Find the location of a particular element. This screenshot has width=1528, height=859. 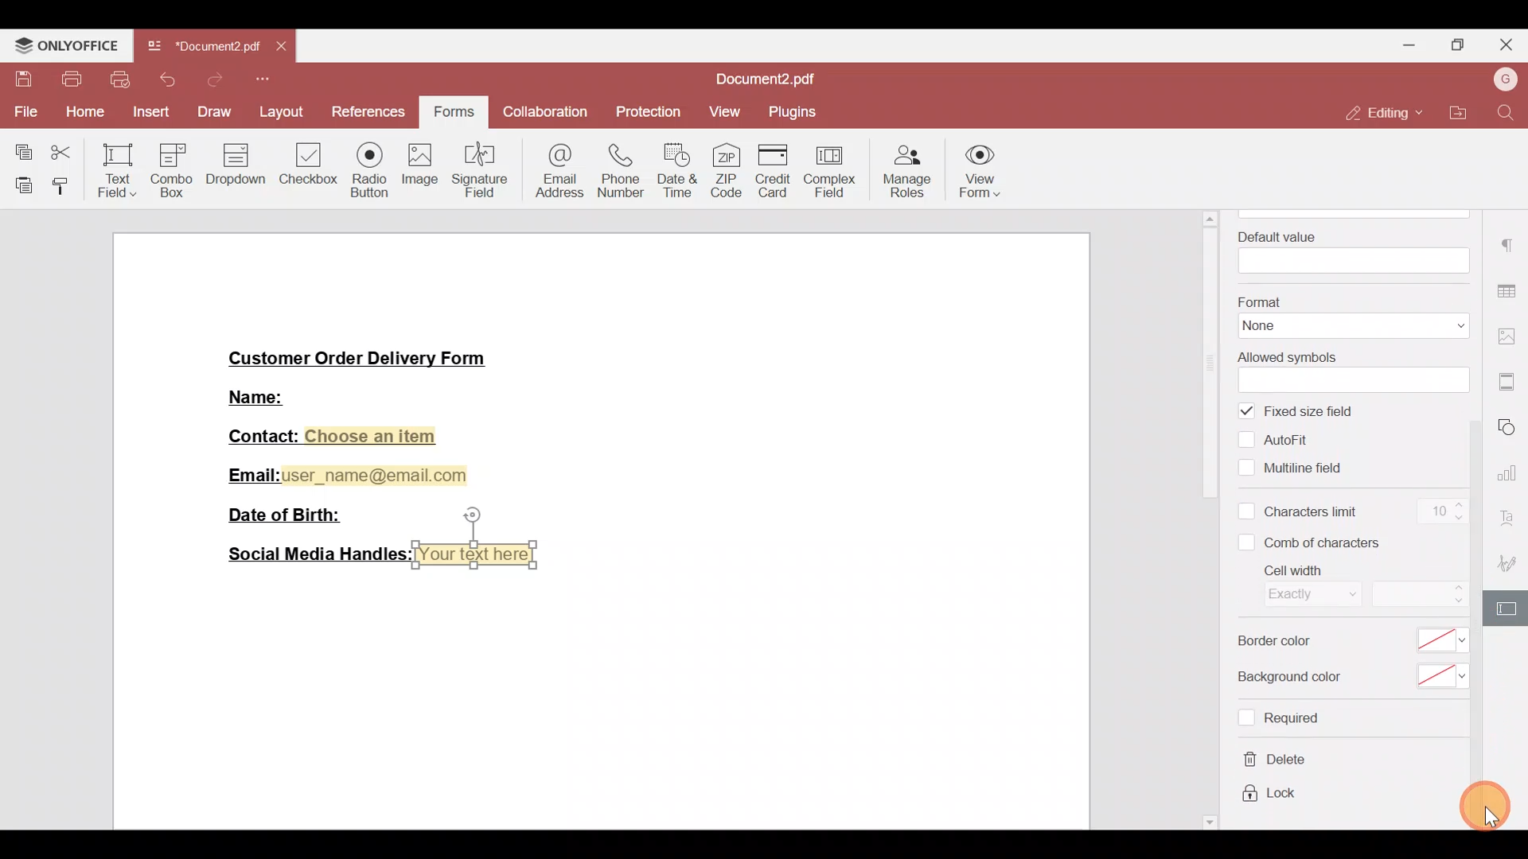

Close tab is located at coordinates (284, 49).